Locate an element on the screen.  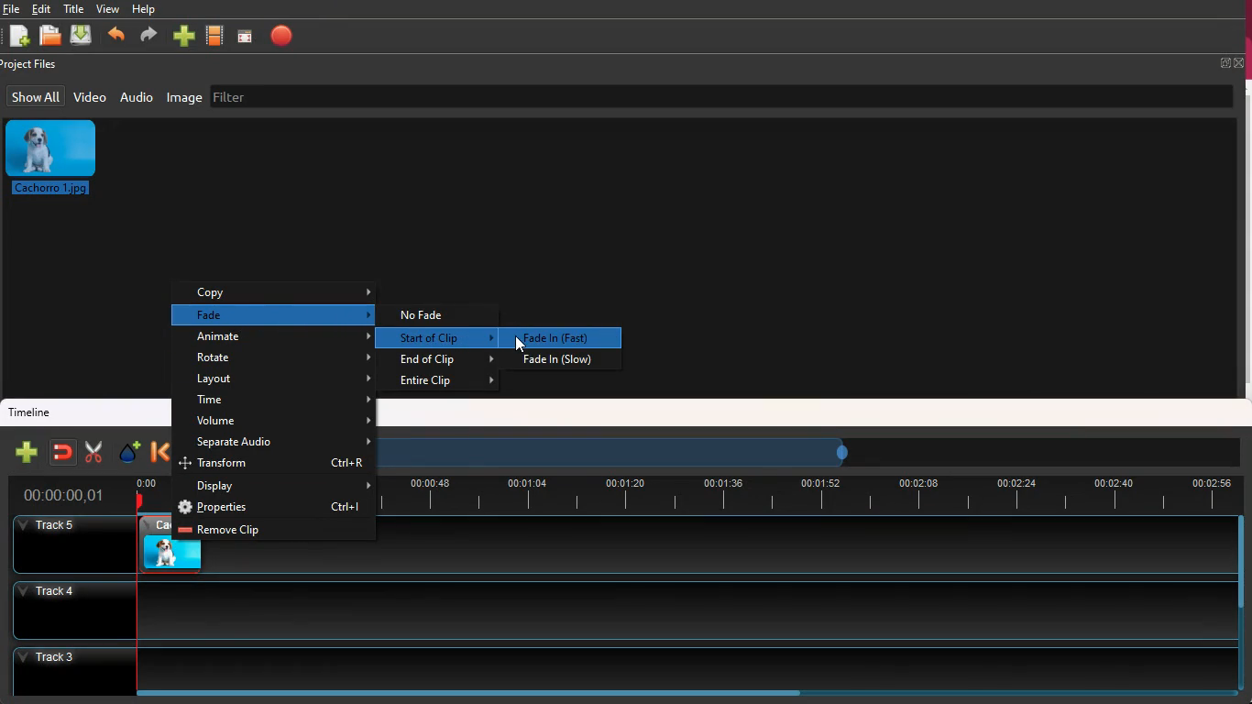
time is located at coordinates (283, 401).